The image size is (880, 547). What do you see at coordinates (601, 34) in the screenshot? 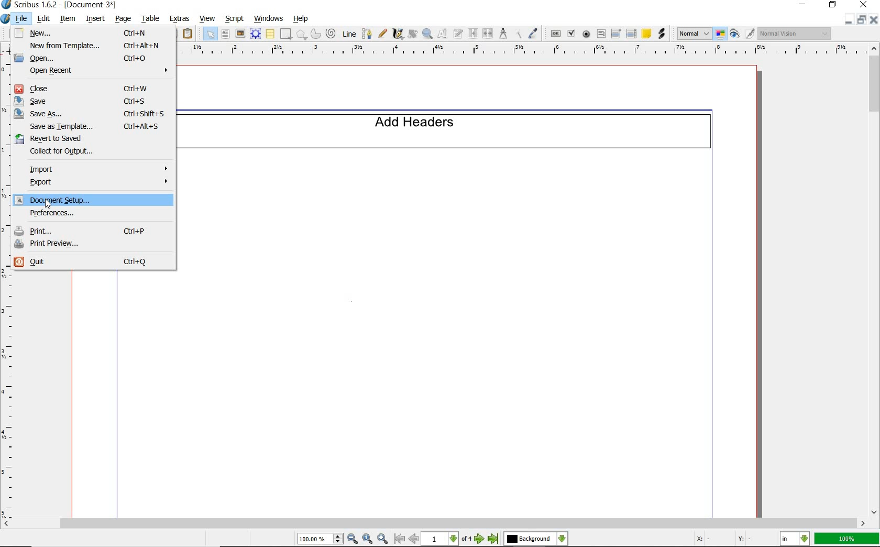
I see `pdf text field` at bounding box center [601, 34].